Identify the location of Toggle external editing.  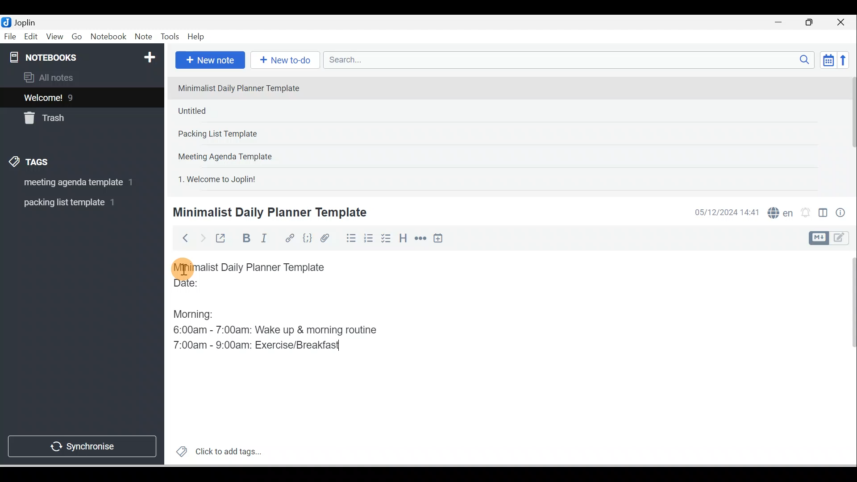
(222, 240).